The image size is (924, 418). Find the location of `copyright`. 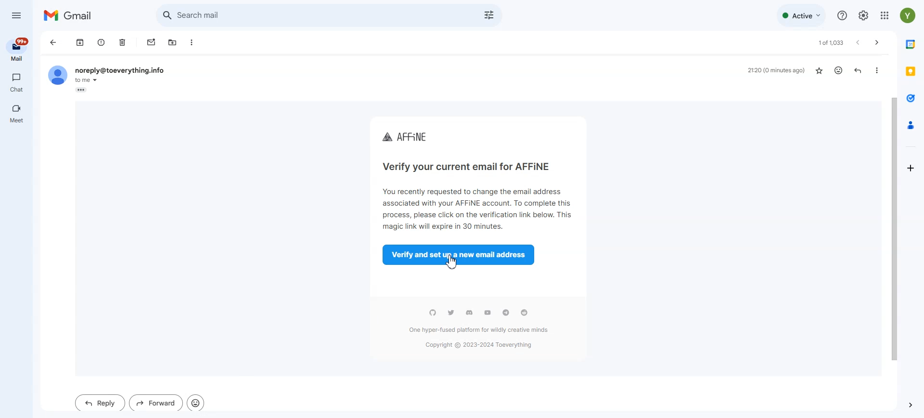

copyright is located at coordinates (479, 346).